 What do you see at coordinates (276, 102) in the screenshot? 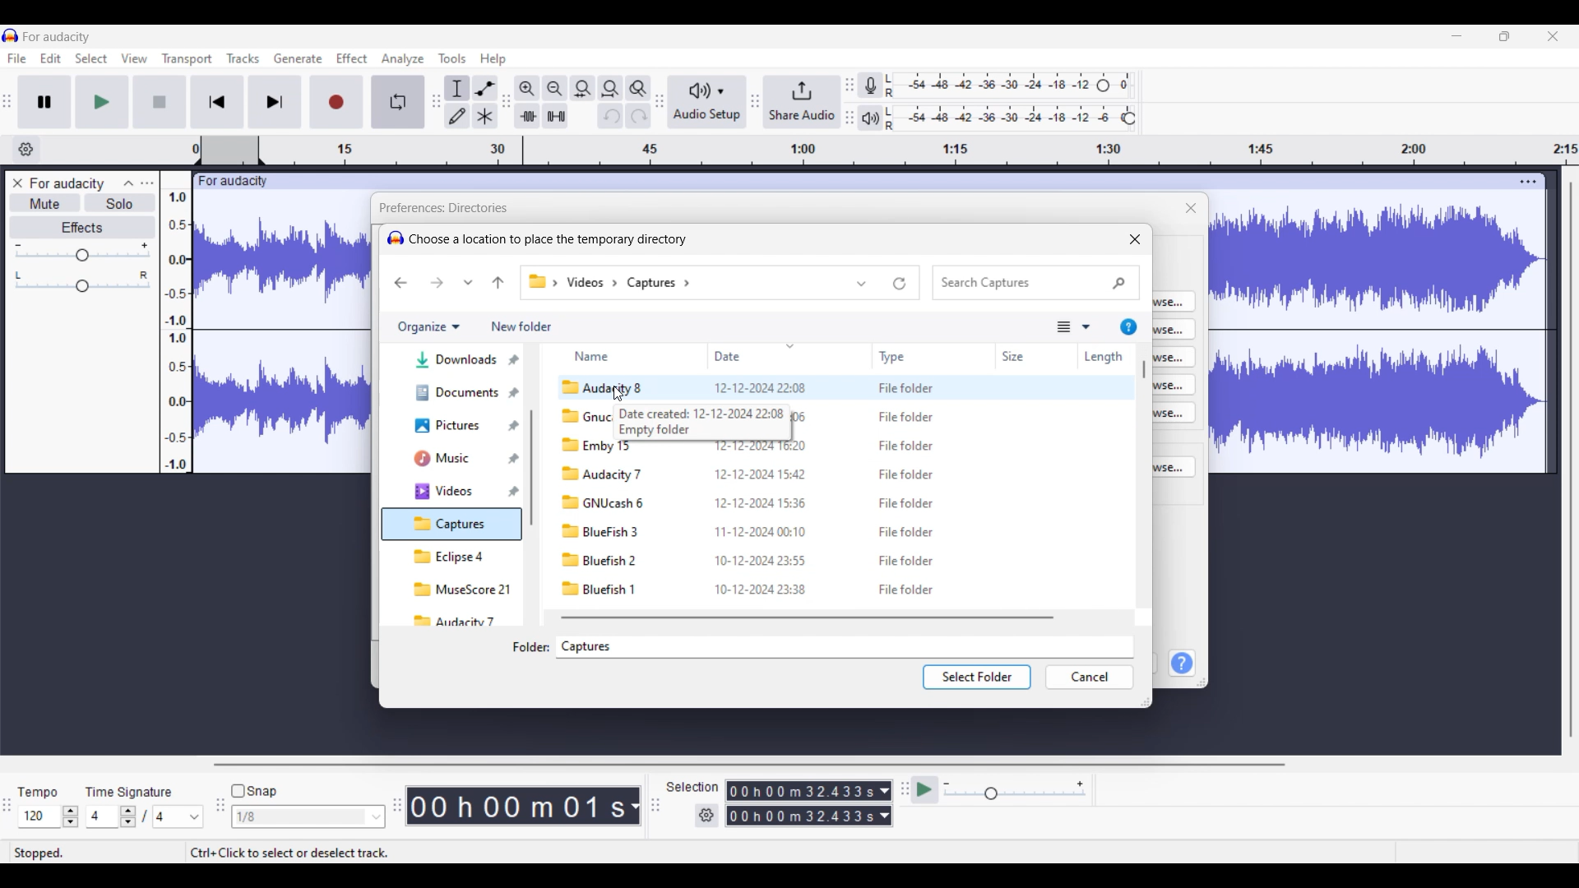
I see `Skip/Select to end` at bounding box center [276, 102].